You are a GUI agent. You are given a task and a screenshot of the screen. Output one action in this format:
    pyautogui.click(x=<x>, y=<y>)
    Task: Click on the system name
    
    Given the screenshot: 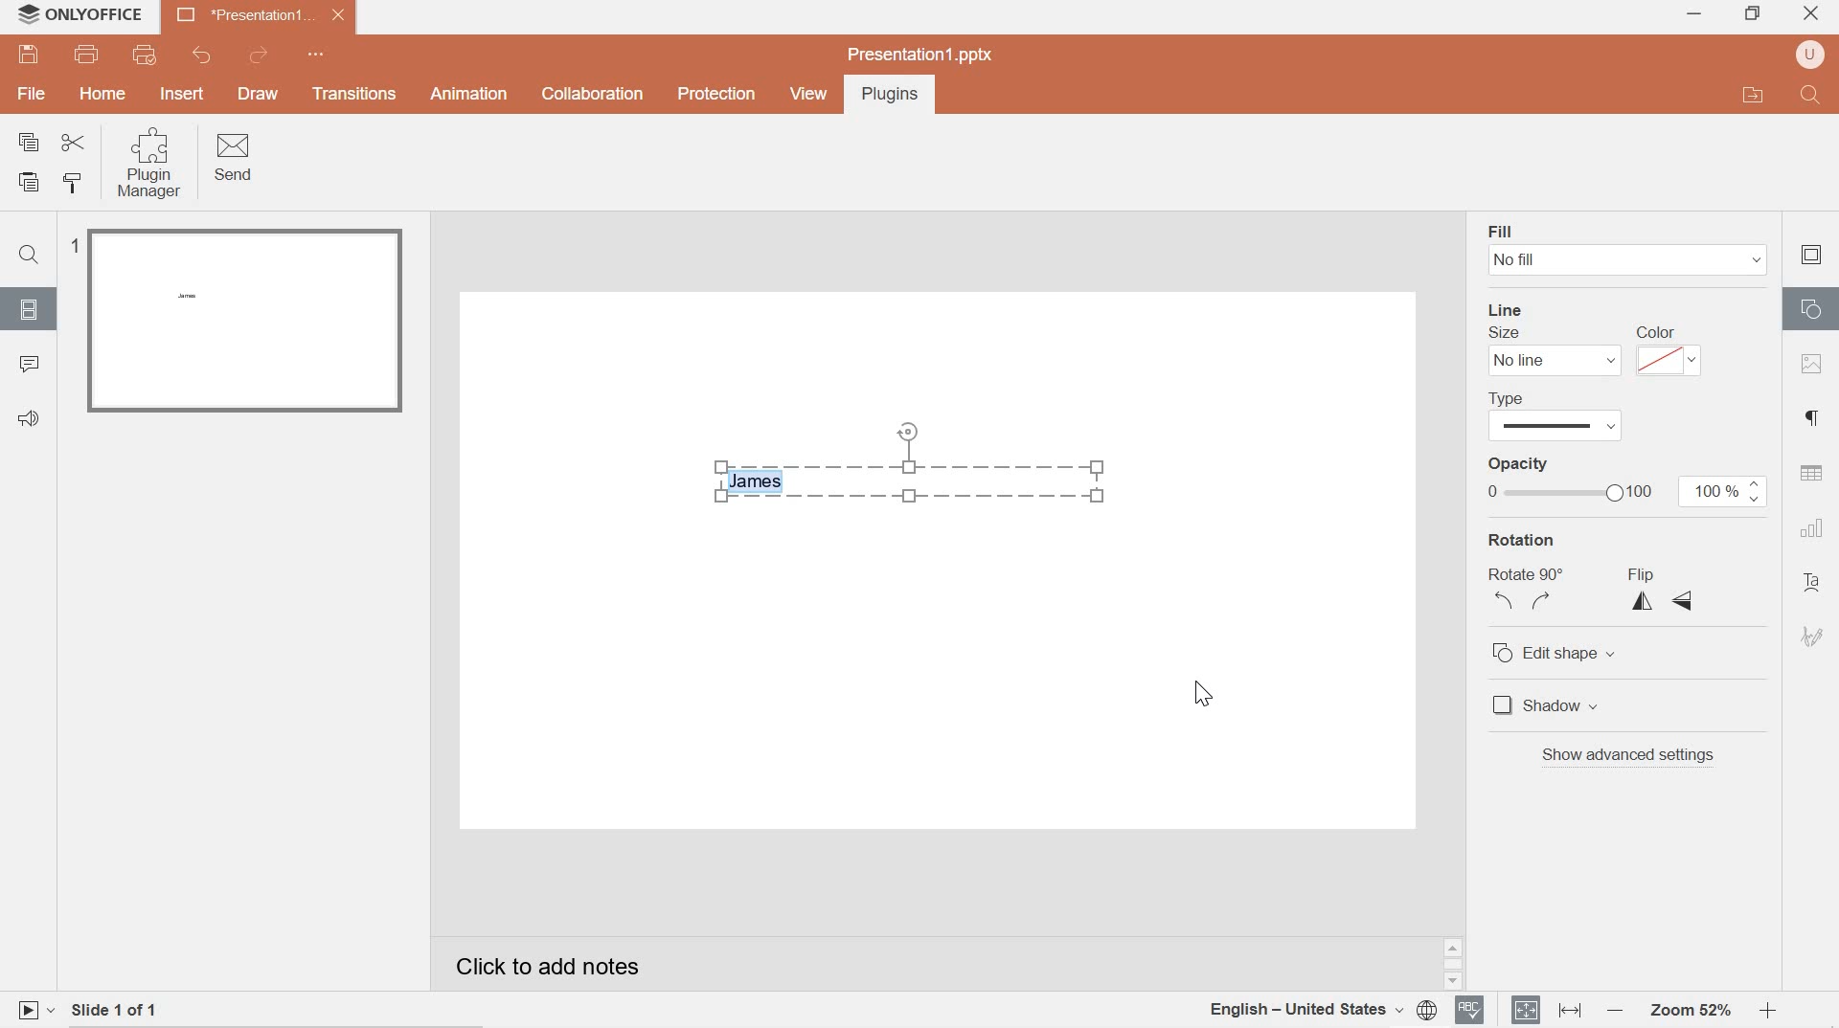 What is the action you would take?
    pyautogui.click(x=102, y=14)
    